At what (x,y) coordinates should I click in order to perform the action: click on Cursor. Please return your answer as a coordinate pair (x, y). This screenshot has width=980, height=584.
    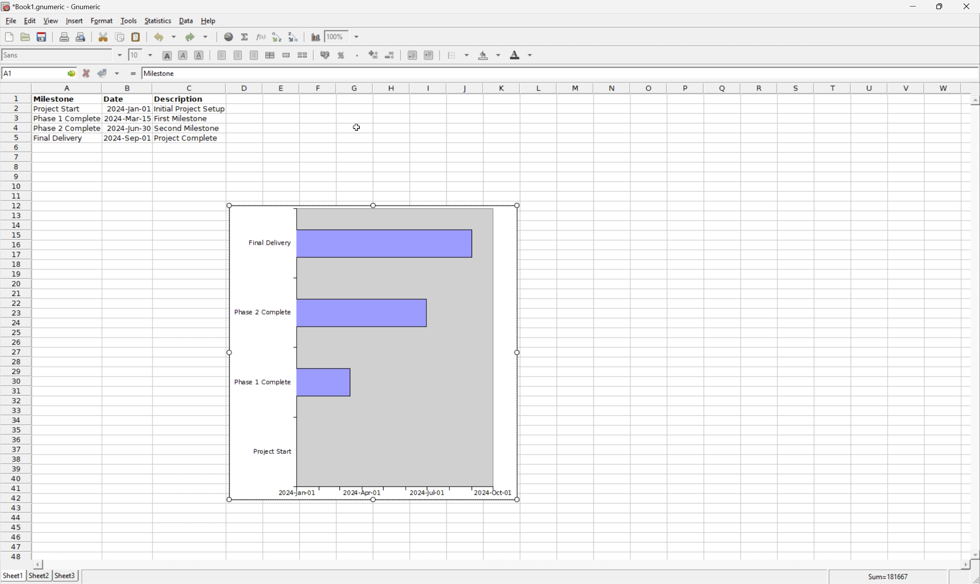
    Looking at the image, I should click on (354, 127).